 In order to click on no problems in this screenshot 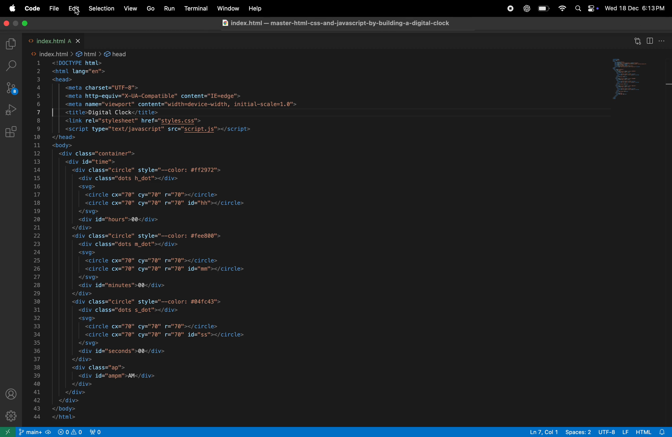, I will do `click(69, 431)`.